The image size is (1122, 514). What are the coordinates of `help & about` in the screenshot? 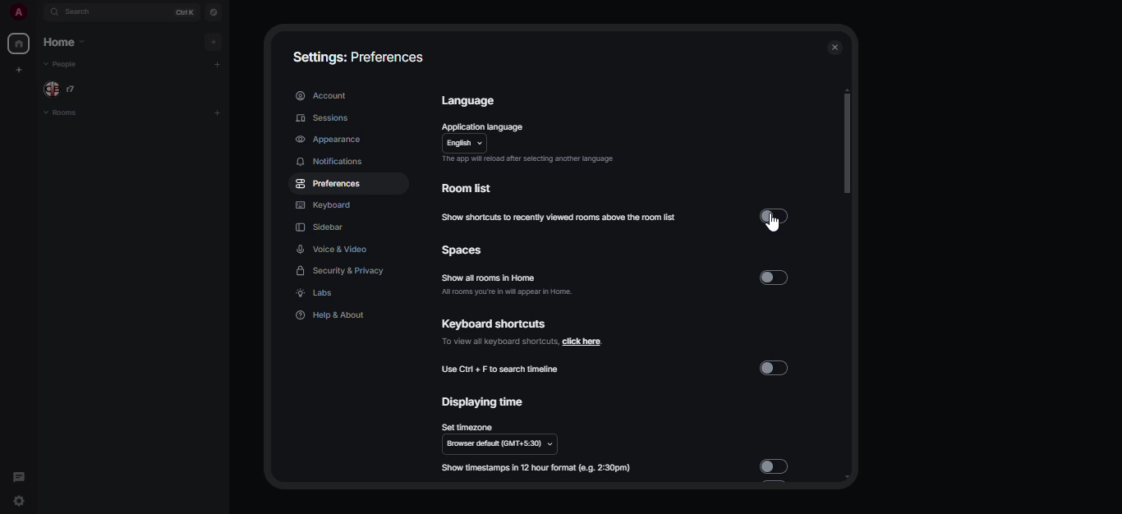 It's located at (335, 314).